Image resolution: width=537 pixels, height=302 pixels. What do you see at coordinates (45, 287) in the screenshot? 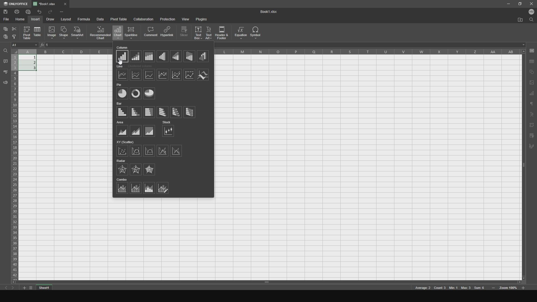
I see `sheet` at bounding box center [45, 287].